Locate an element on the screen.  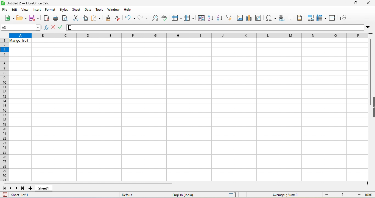
window is located at coordinates (113, 9).